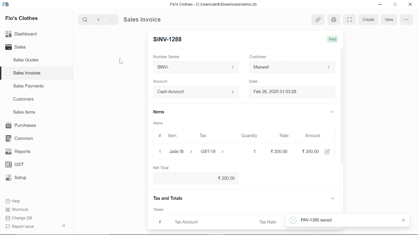 The height and width of the screenshot is (235, 418). I want to click on edit account, so click(329, 151).